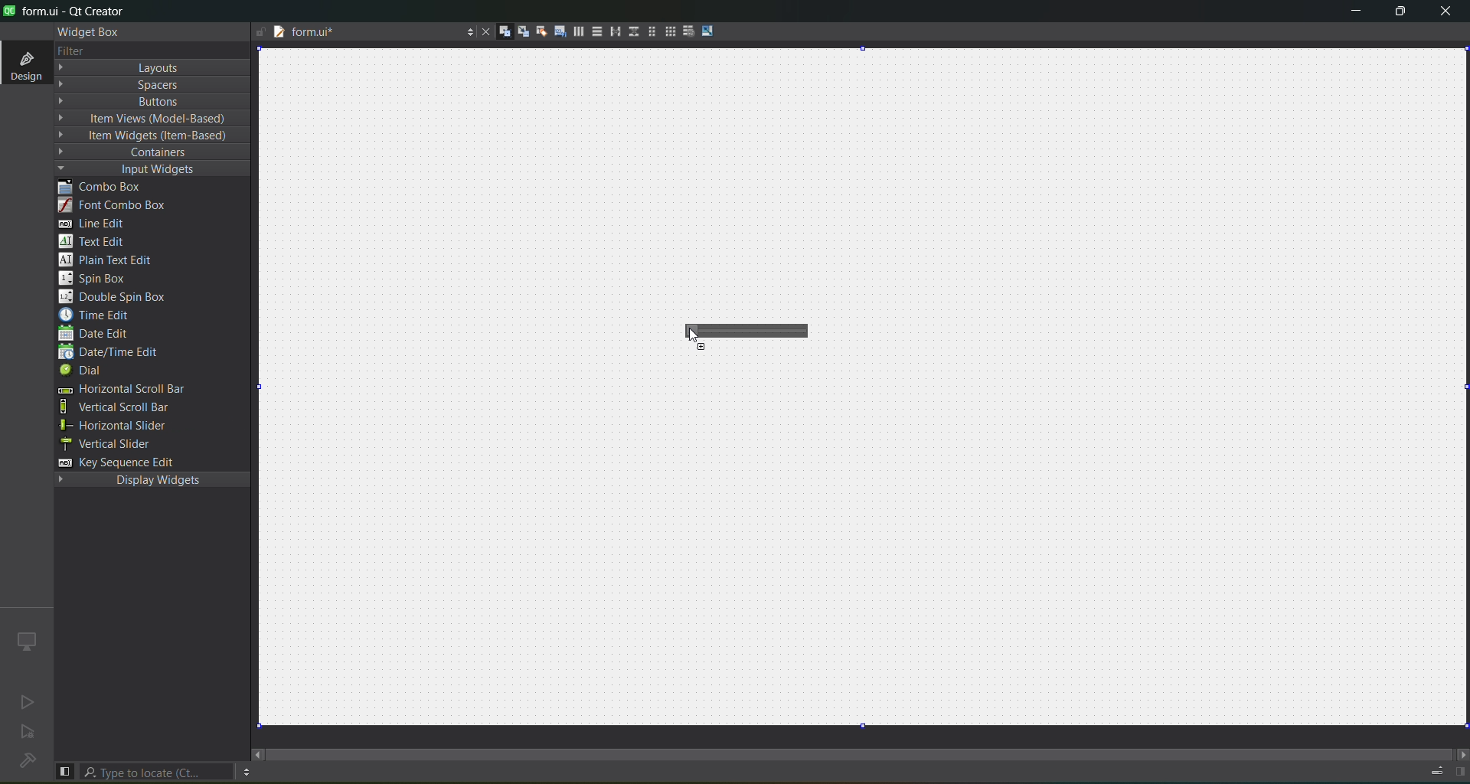 The image size is (1470, 784). What do you see at coordinates (1403, 15) in the screenshot?
I see `maximize` at bounding box center [1403, 15].